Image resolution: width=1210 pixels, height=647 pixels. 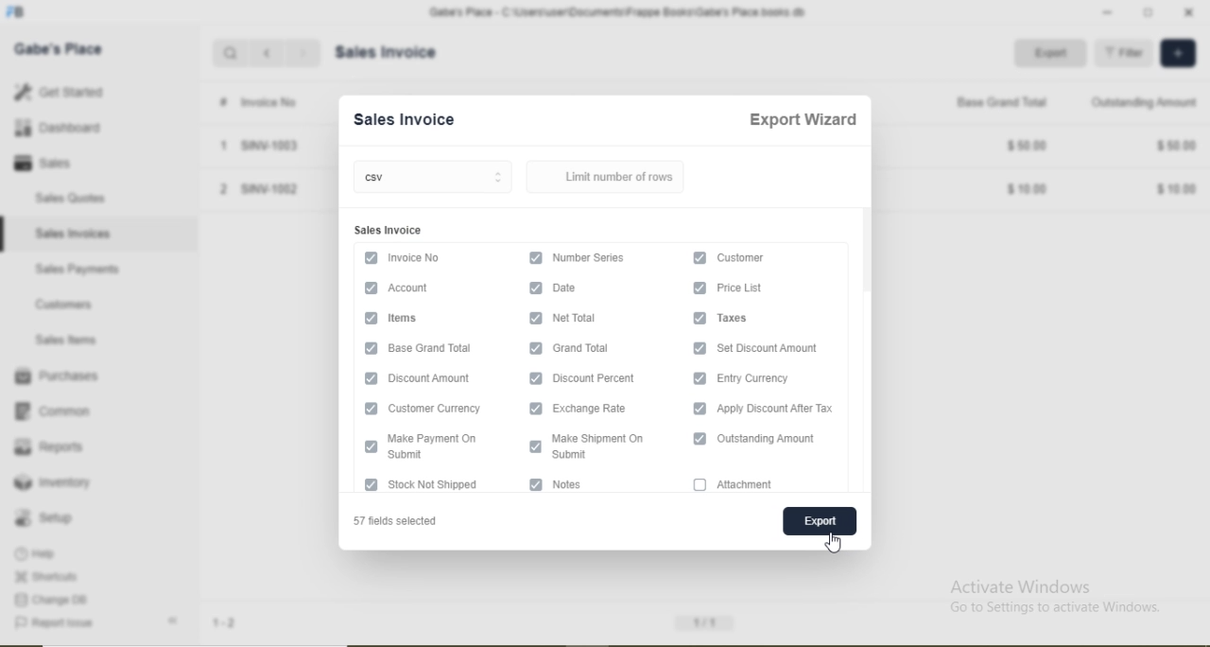 What do you see at coordinates (614, 12) in the screenshot?
I see `Gabe's Place - C\Users\useriDocuments\Frappe Books\Gabe's Place books db` at bounding box center [614, 12].